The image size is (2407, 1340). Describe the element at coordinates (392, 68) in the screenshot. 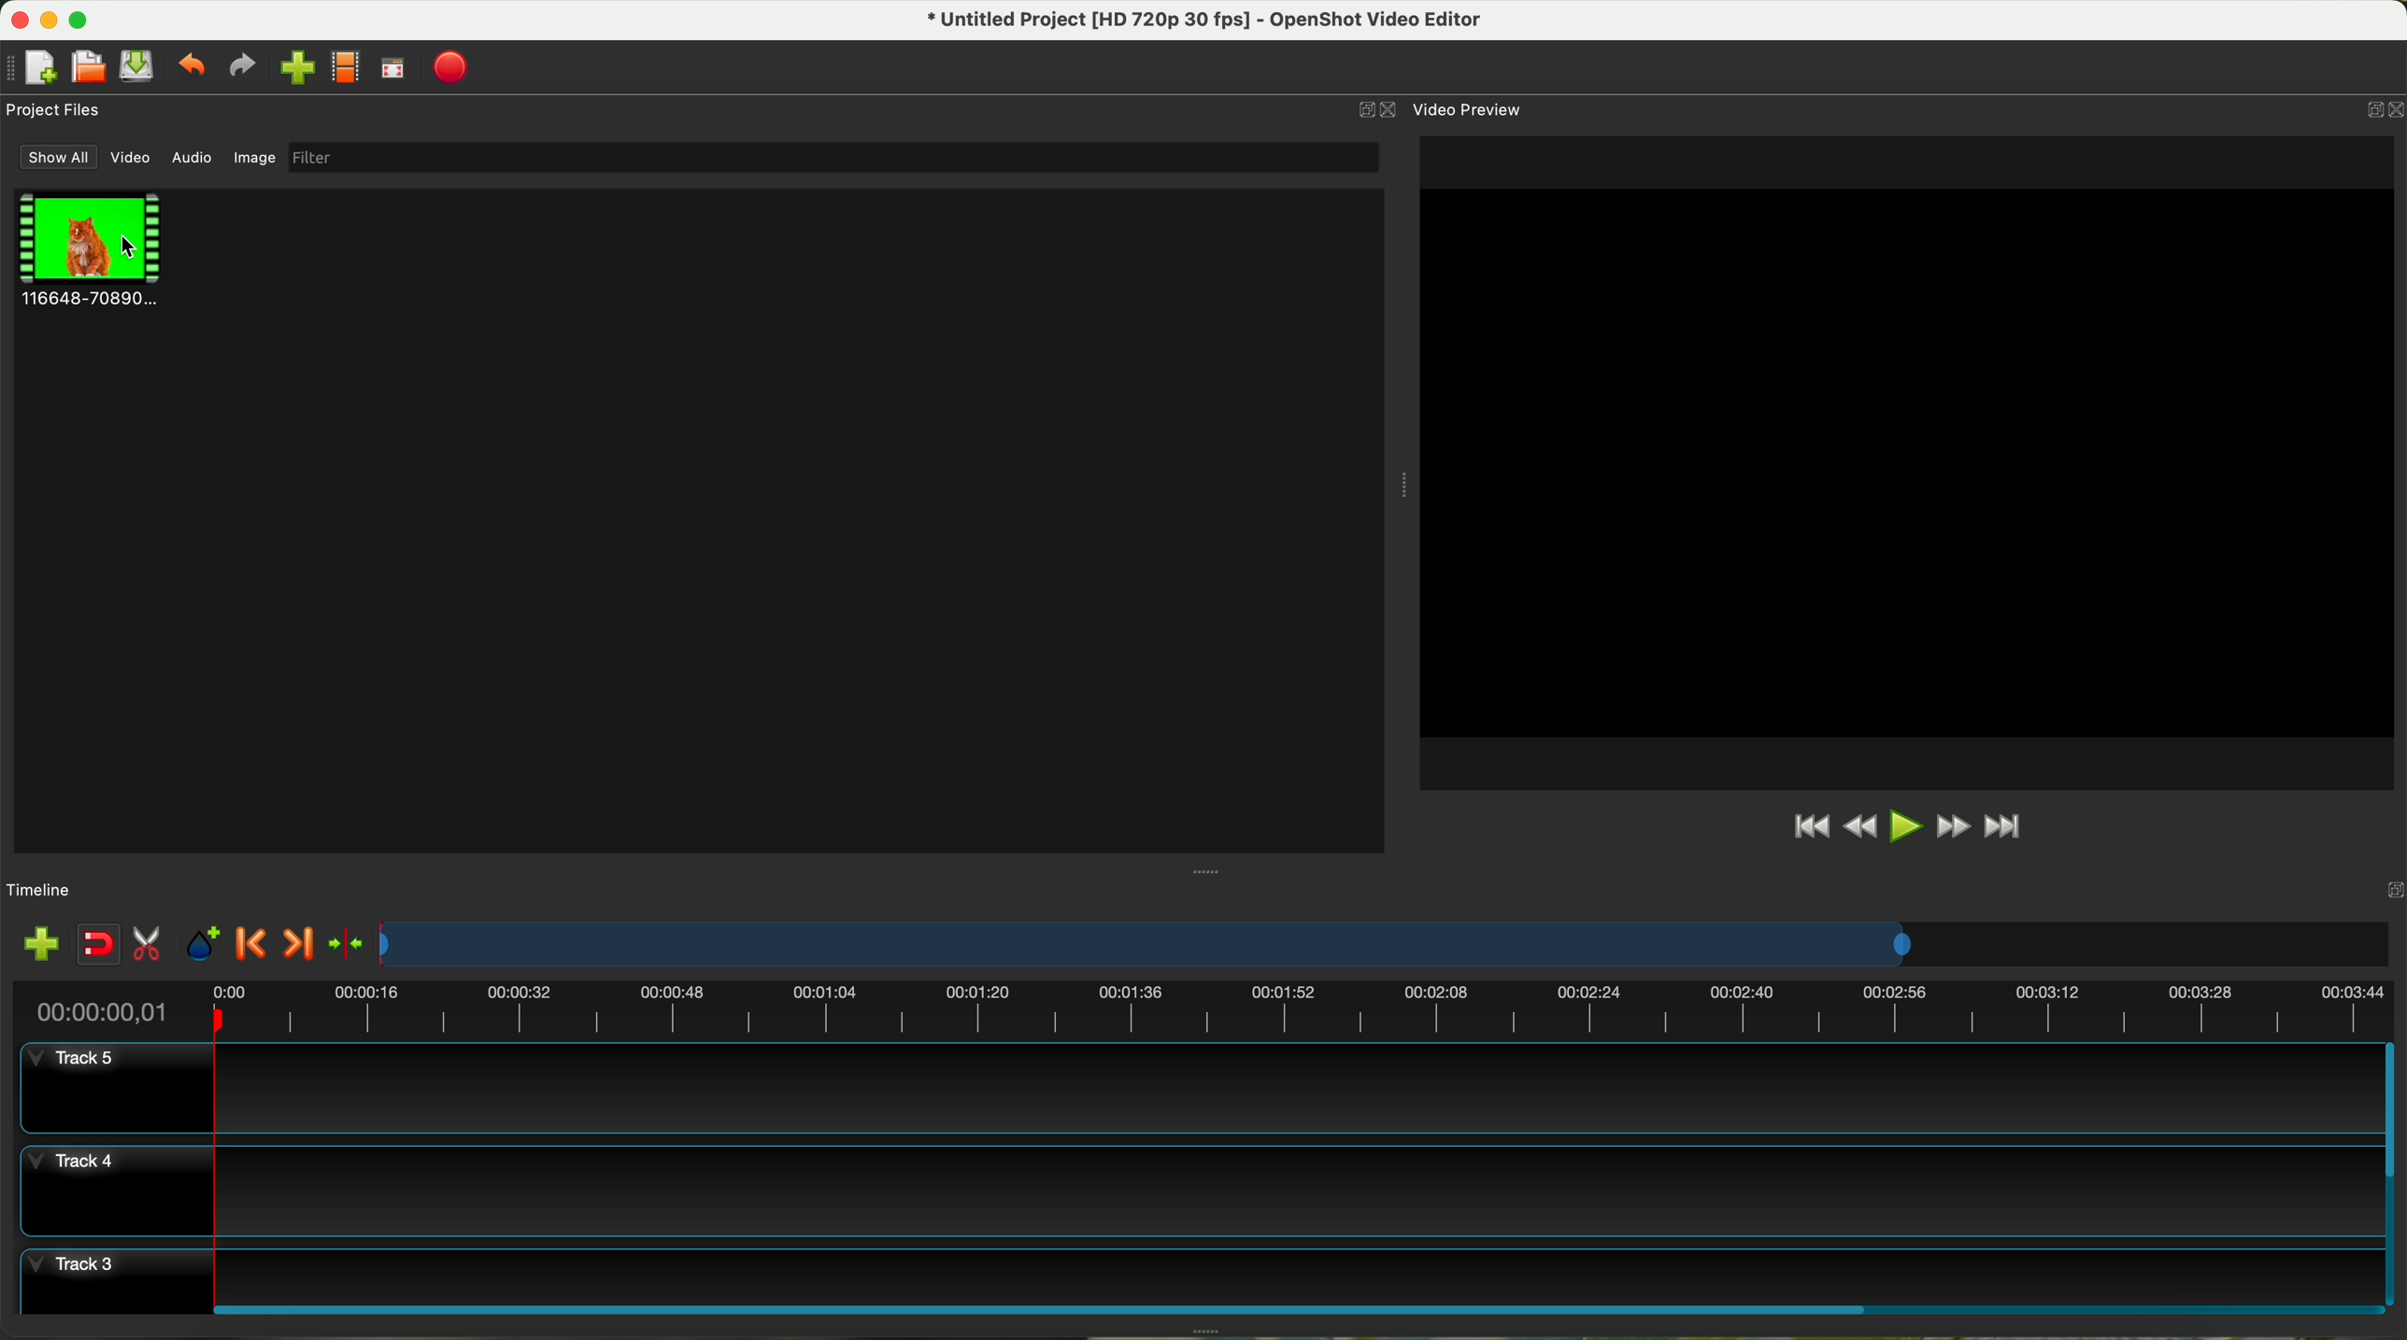

I see `full screen` at that location.